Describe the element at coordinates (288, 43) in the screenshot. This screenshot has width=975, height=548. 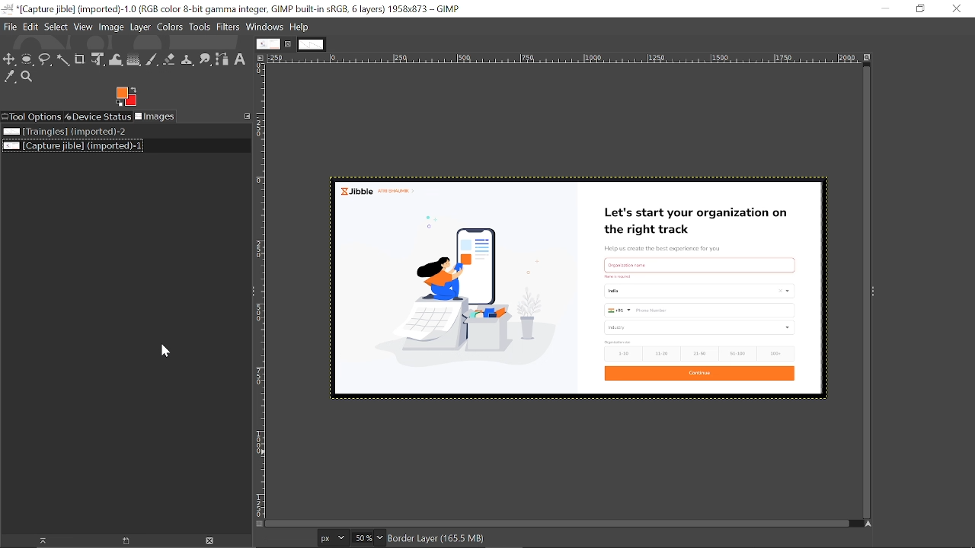
I see `Close current tab` at that location.